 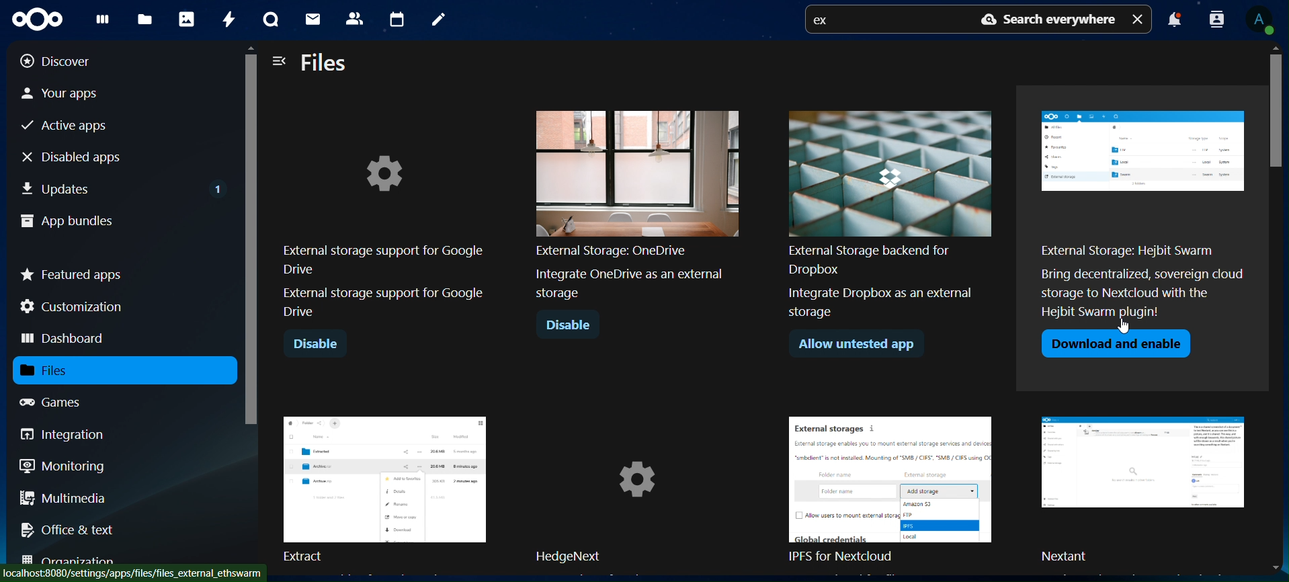 What do you see at coordinates (75, 306) in the screenshot?
I see `customization` at bounding box center [75, 306].